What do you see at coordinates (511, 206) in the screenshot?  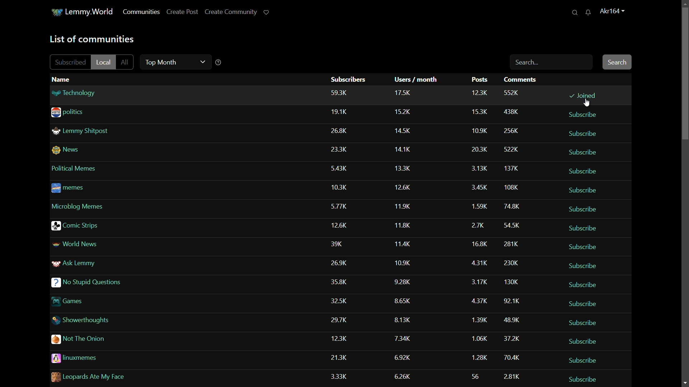 I see `comments` at bounding box center [511, 206].